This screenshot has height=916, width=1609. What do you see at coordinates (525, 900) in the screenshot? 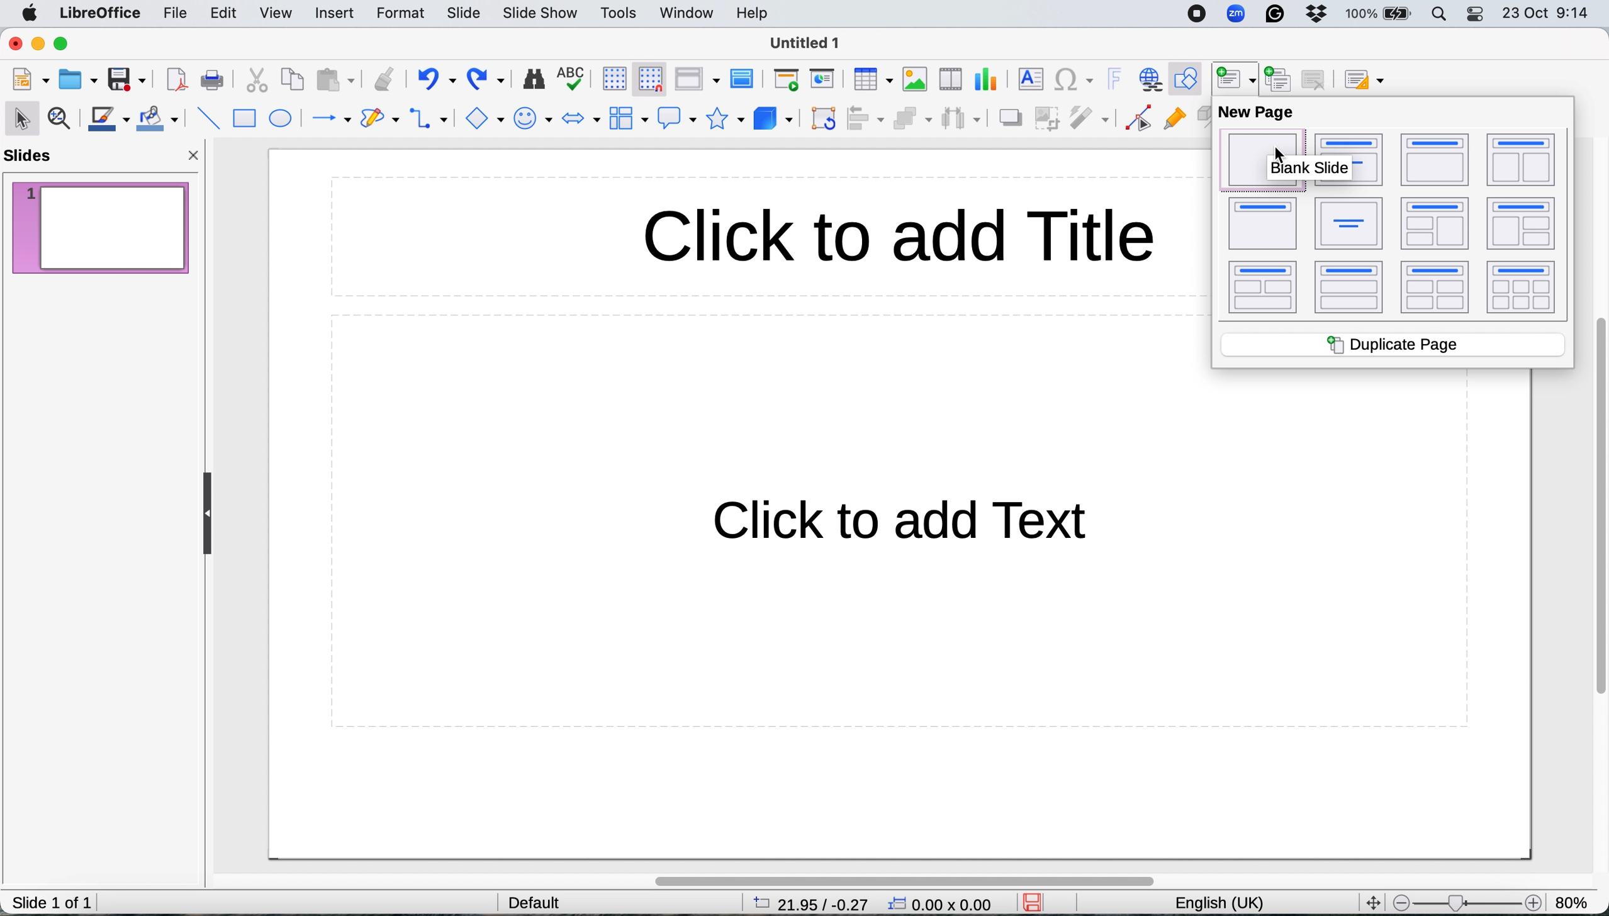
I see `default` at bounding box center [525, 900].